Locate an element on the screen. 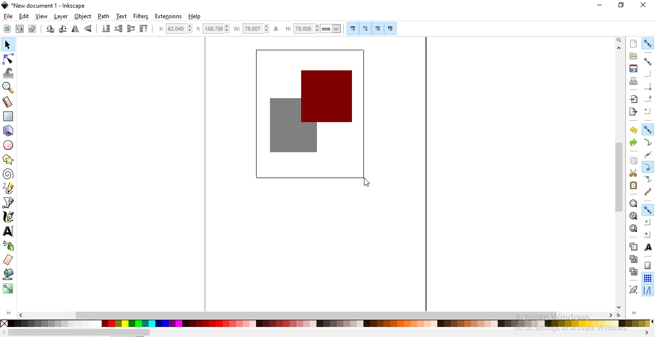 Image resolution: width=655 pixels, height=337 pixels. cursor is located at coordinates (365, 185).